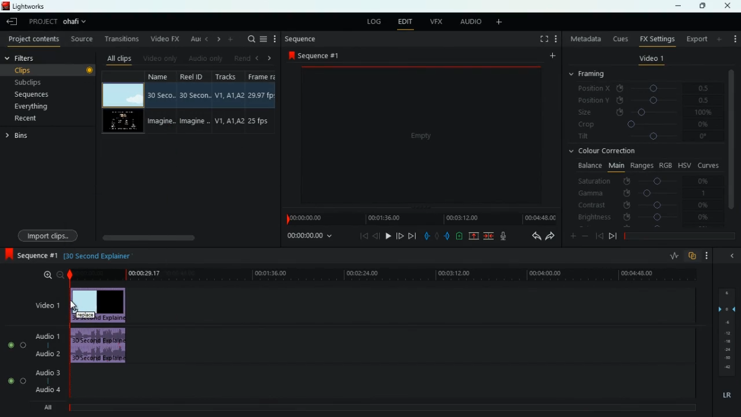 This screenshot has width=741, height=417. Describe the element at coordinates (122, 122) in the screenshot. I see `screen` at that location.